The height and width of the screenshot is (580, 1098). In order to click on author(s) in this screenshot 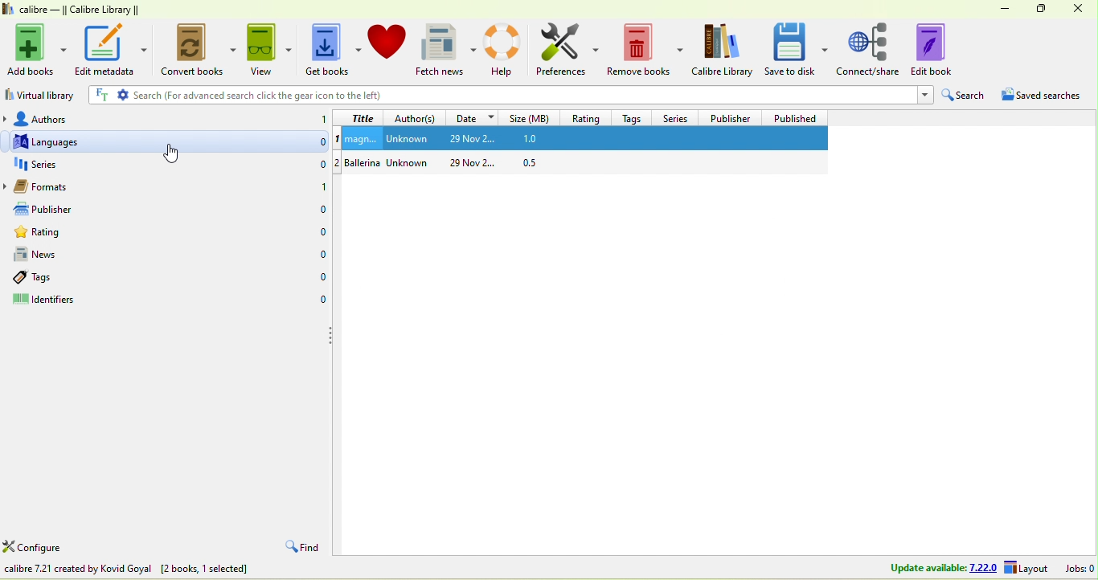, I will do `click(411, 118)`.